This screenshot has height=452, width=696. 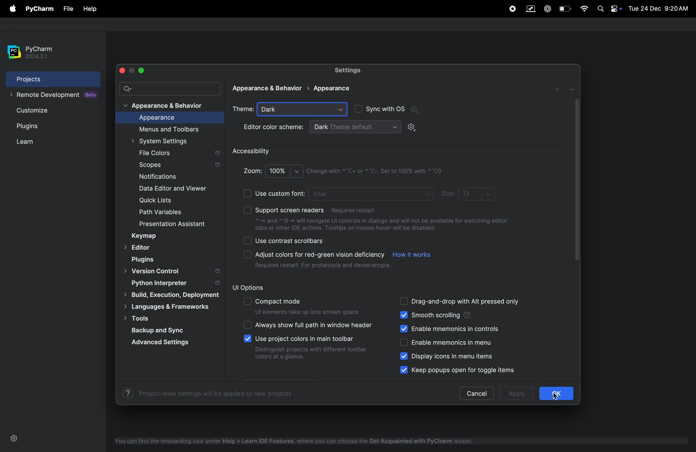 What do you see at coordinates (53, 79) in the screenshot?
I see `projects` at bounding box center [53, 79].